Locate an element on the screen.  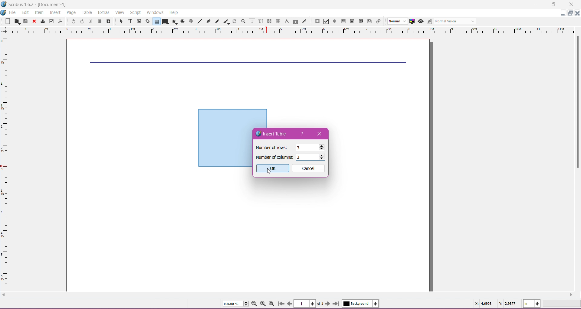
Text Annotation is located at coordinates (369, 20).